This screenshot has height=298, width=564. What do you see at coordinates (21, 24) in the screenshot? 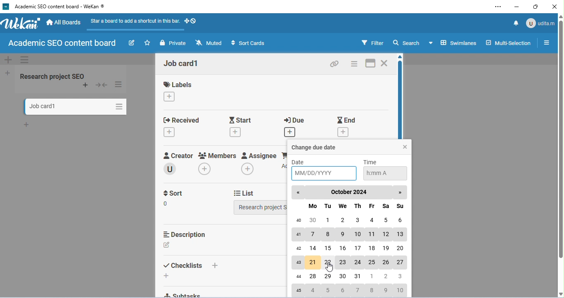
I see `WeKan logo` at bounding box center [21, 24].